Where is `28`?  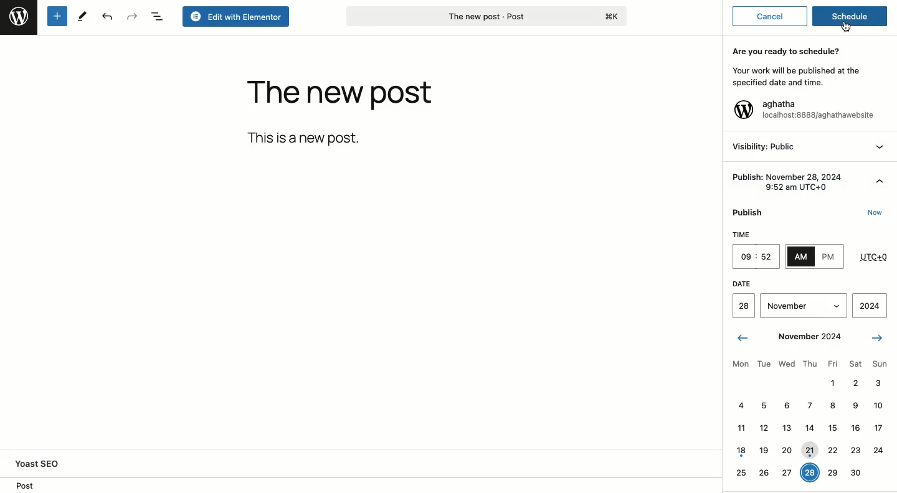 28 is located at coordinates (744, 305).